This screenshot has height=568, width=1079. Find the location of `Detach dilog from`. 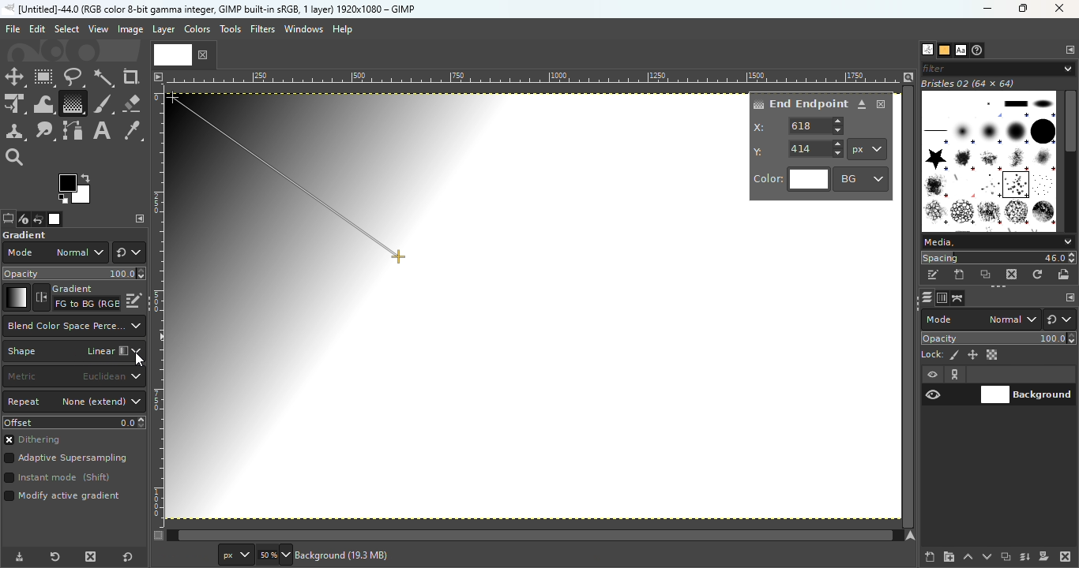

Detach dilog from is located at coordinates (863, 105).